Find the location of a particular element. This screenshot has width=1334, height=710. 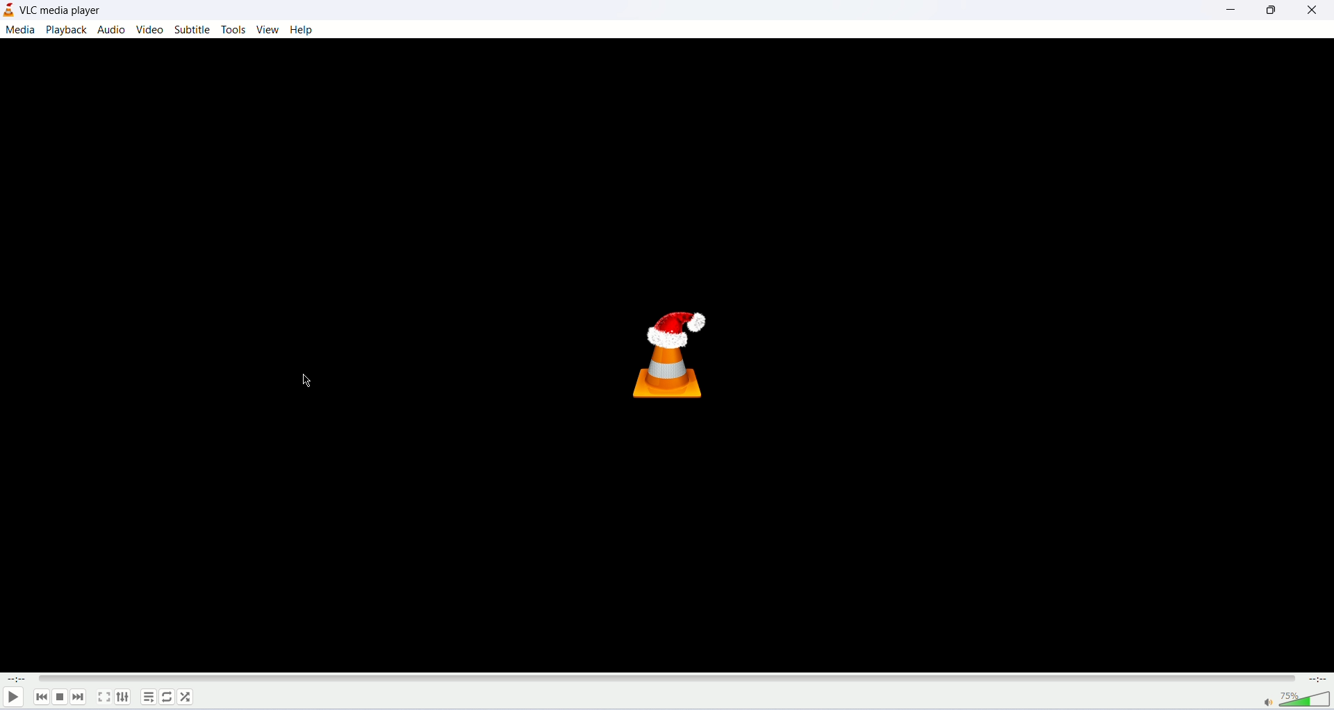

playback is located at coordinates (67, 29).